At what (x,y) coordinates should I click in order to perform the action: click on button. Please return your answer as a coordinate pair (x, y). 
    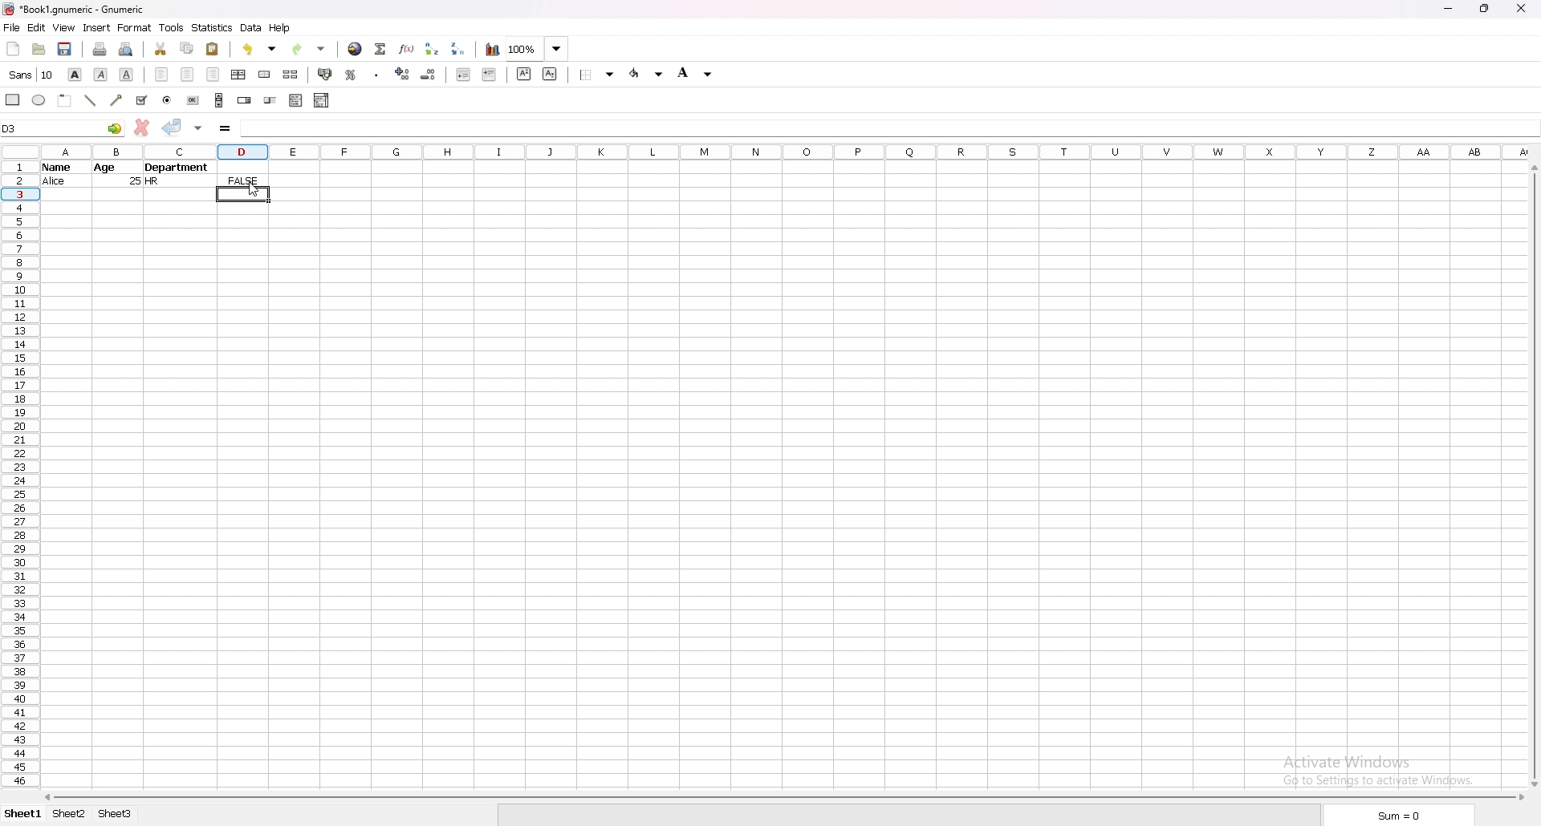
    Looking at the image, I should click on (192, 101).